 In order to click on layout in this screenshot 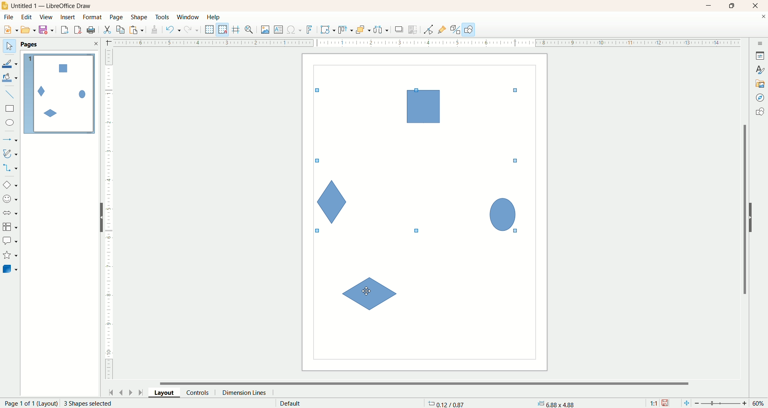, I will do `click(168, 392)`.